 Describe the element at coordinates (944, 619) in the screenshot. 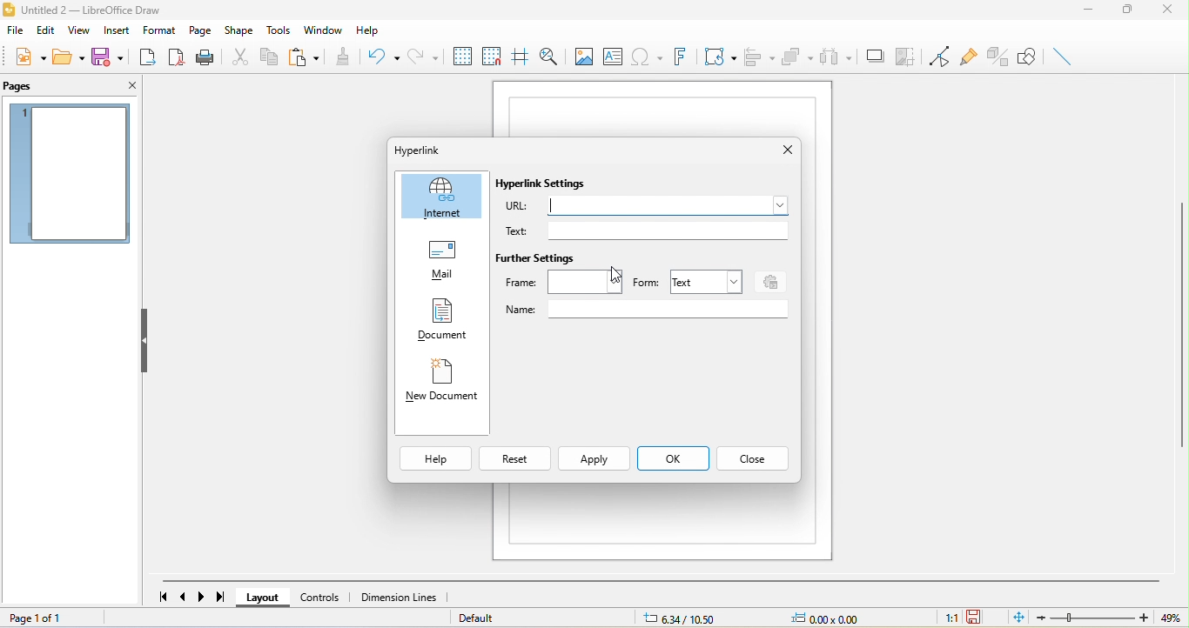

I see `1:1` at that location.